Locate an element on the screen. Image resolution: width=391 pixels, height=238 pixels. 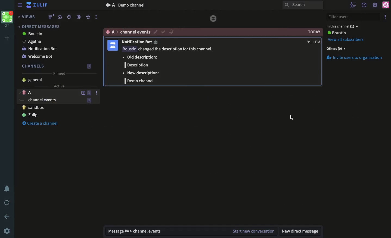
1 message is located at coordinates (89, 100).